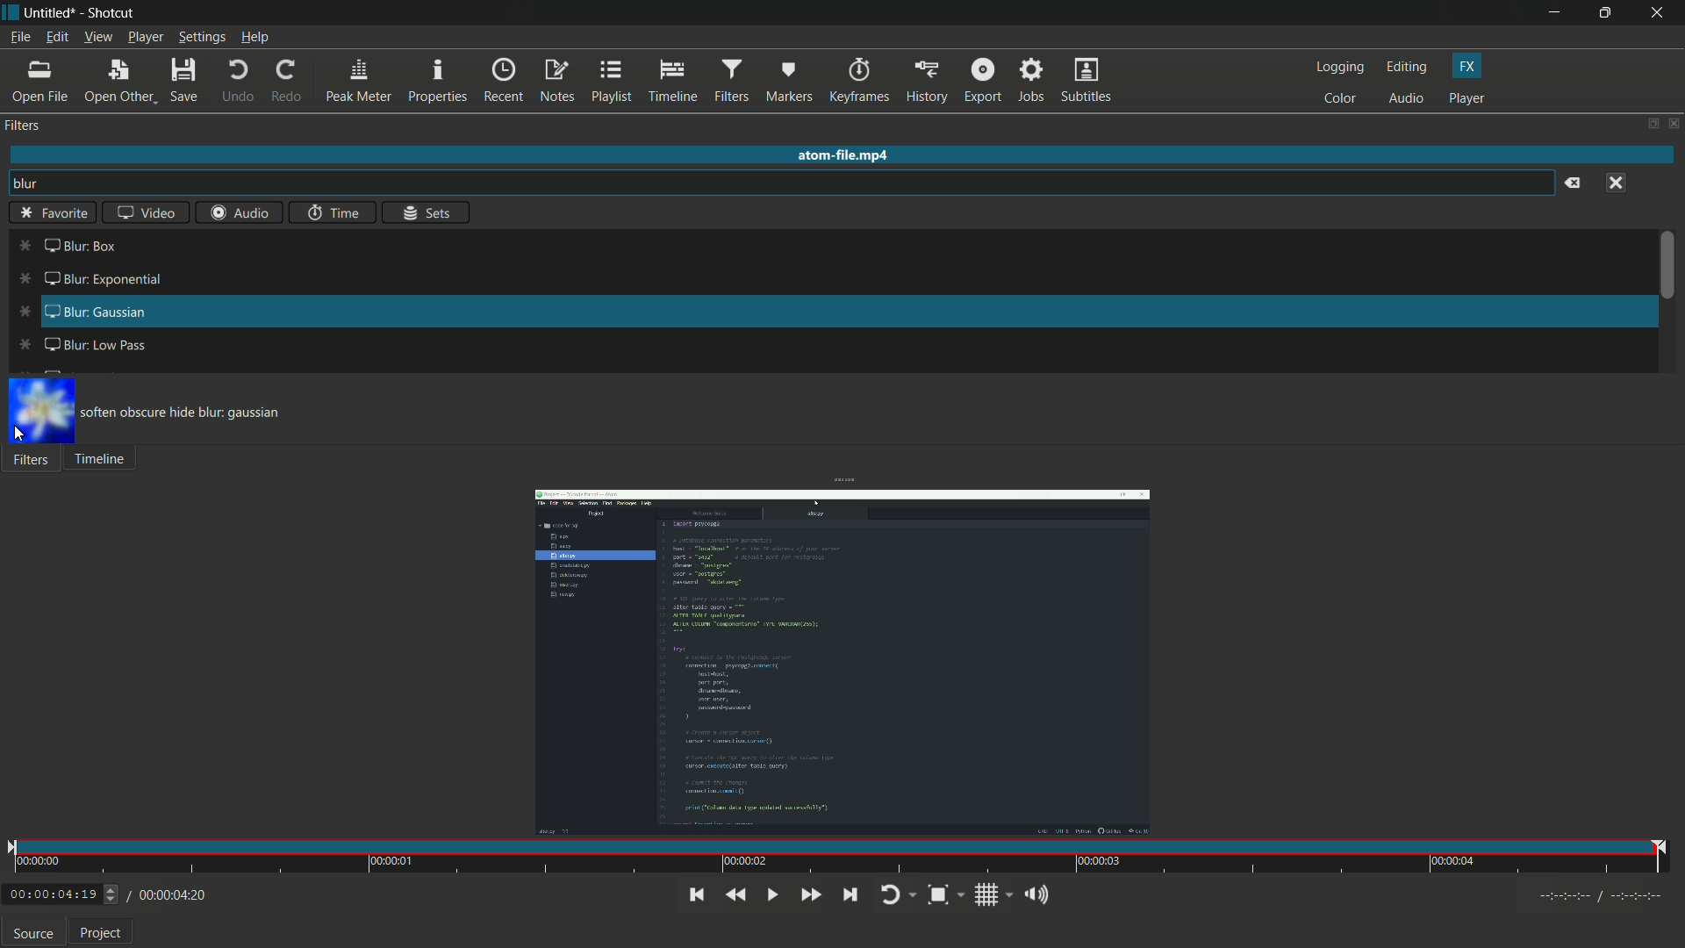  What do you see at coordinates (1467, 97) in the screenshot?
I see `player` at bounding box center [1467, 97].